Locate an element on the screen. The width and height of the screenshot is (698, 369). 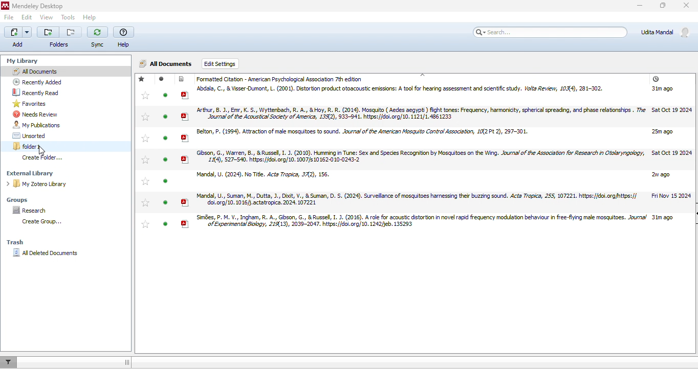
close is located at coordinates (688, 7).